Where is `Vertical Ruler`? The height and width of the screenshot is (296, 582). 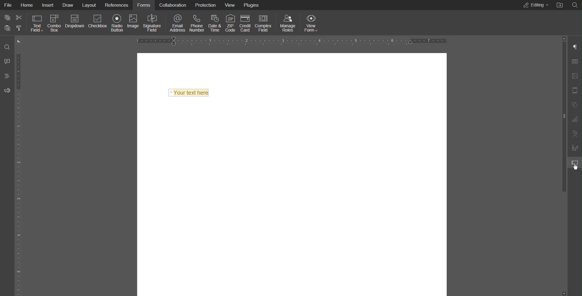 Vertical Ruler is located at coordinates (19, 166).